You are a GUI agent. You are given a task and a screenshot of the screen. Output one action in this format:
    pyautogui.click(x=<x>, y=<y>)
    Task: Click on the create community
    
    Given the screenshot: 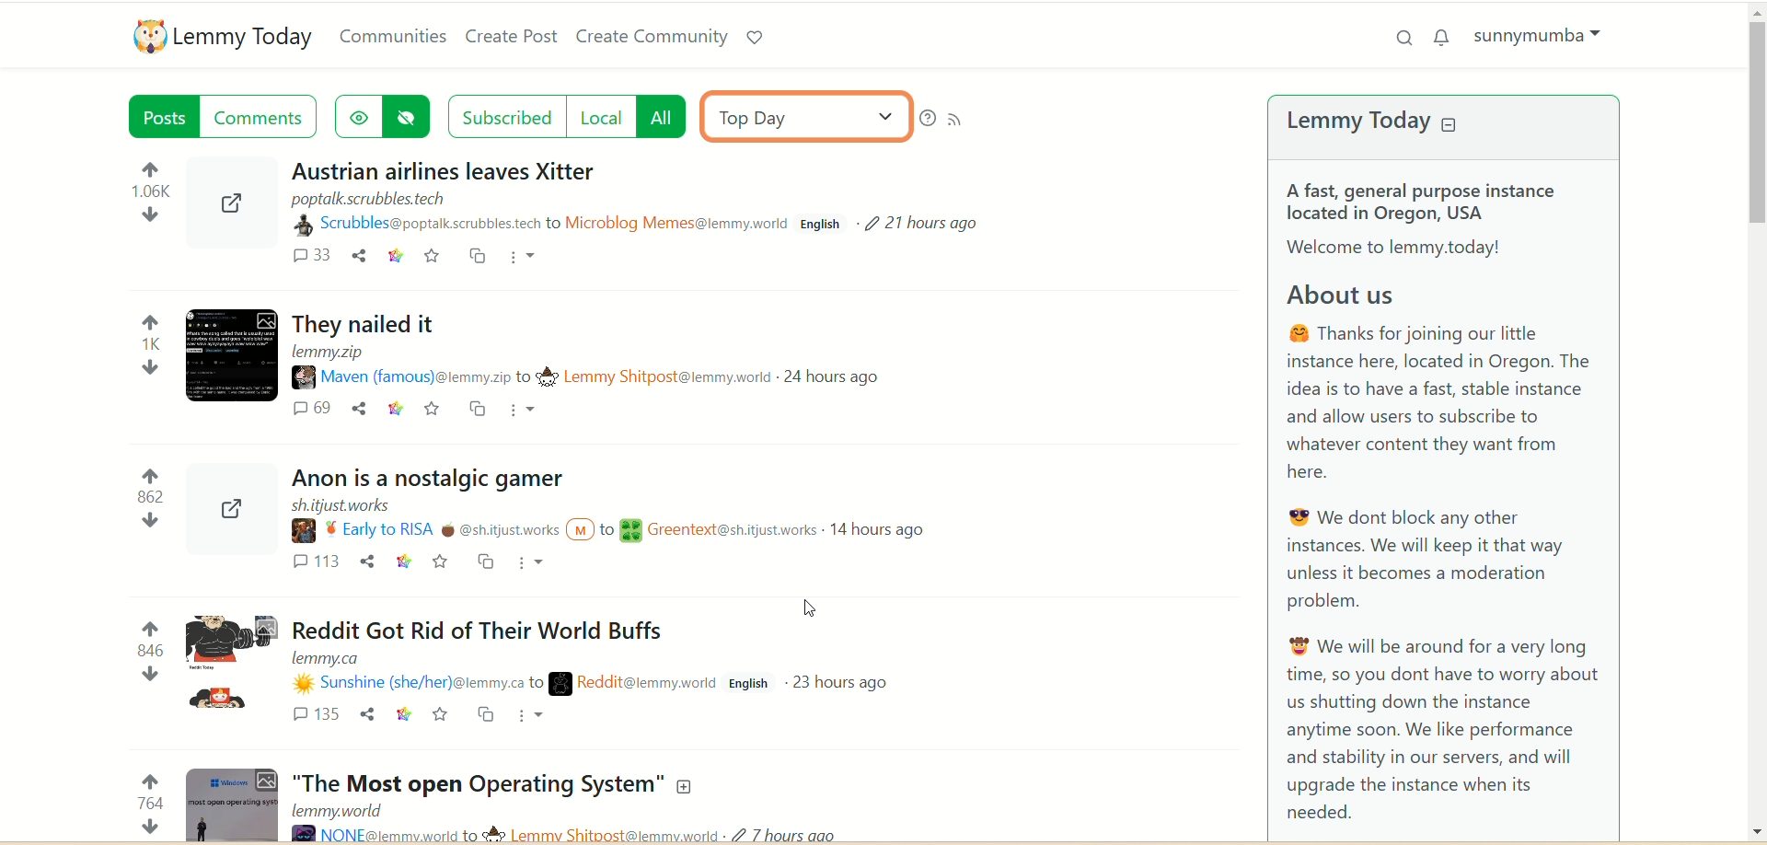 What is the action you would take?
    pyautogui.click(x=653, y=38)
    